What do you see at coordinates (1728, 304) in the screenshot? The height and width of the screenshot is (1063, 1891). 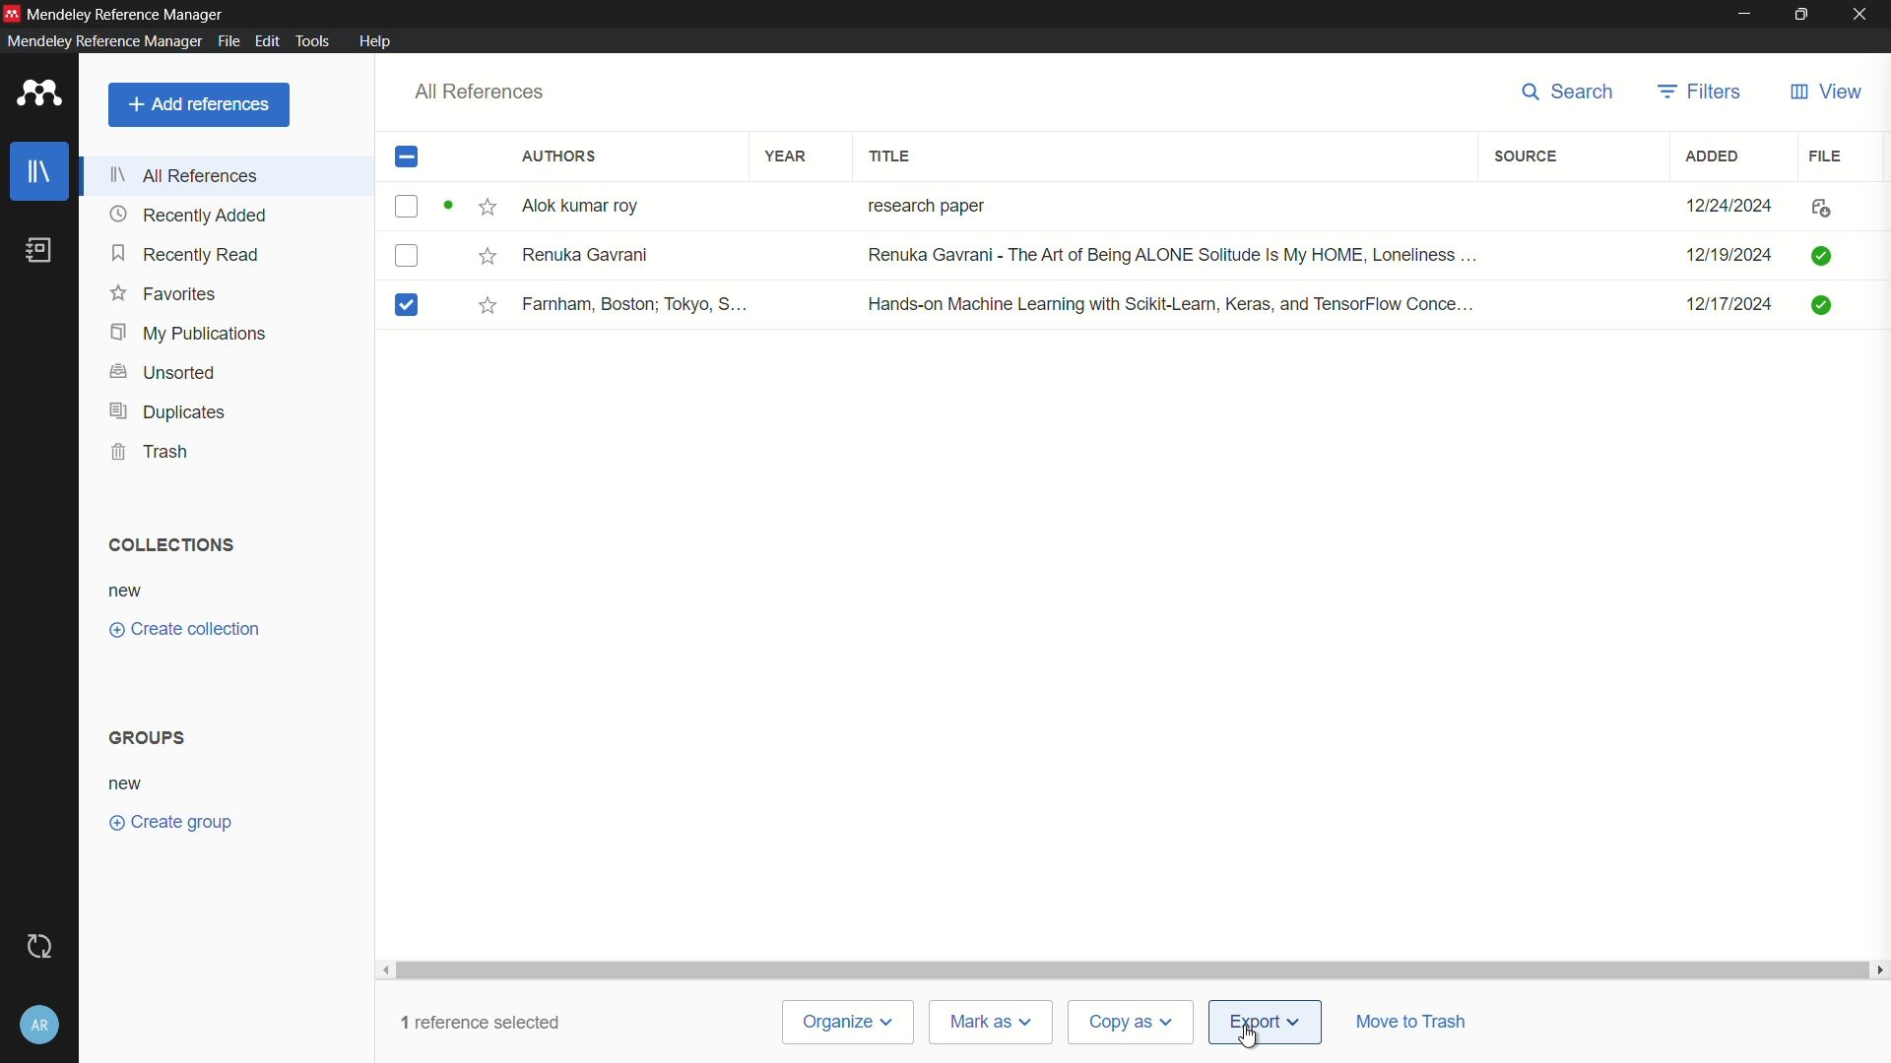 I see `12/17/2024` at bounding box center [1728, 304].